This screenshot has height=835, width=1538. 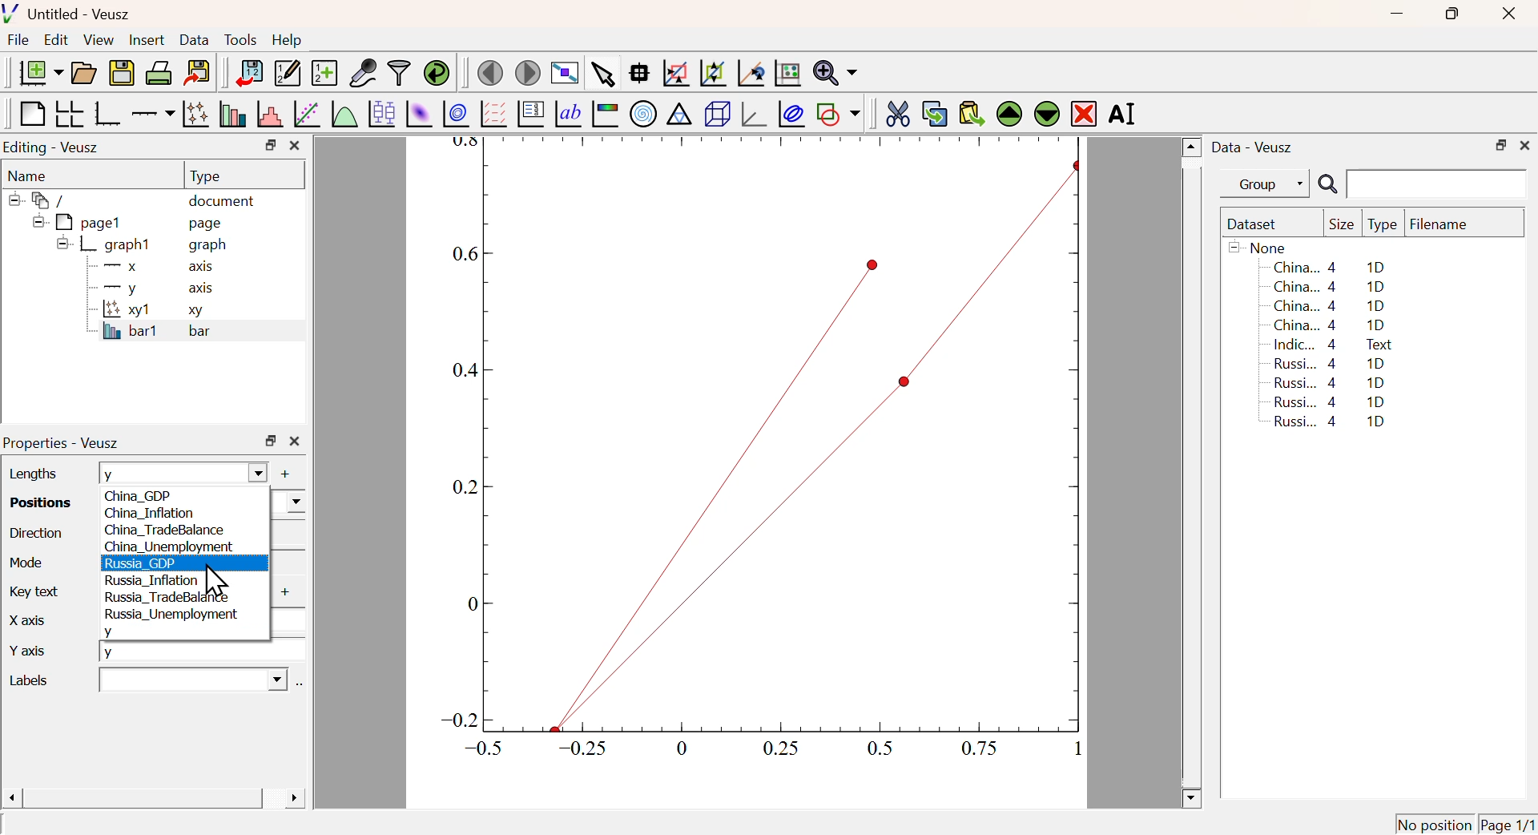 What do you see at coordinates (288, 500) in the screenshot?
I see `China_Inflation` at bounding box center [288, 500].